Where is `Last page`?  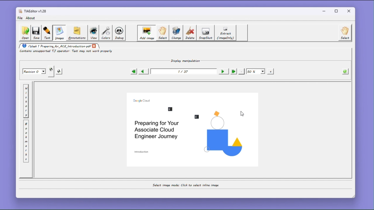 Last page is located at coordinates (233, 71).